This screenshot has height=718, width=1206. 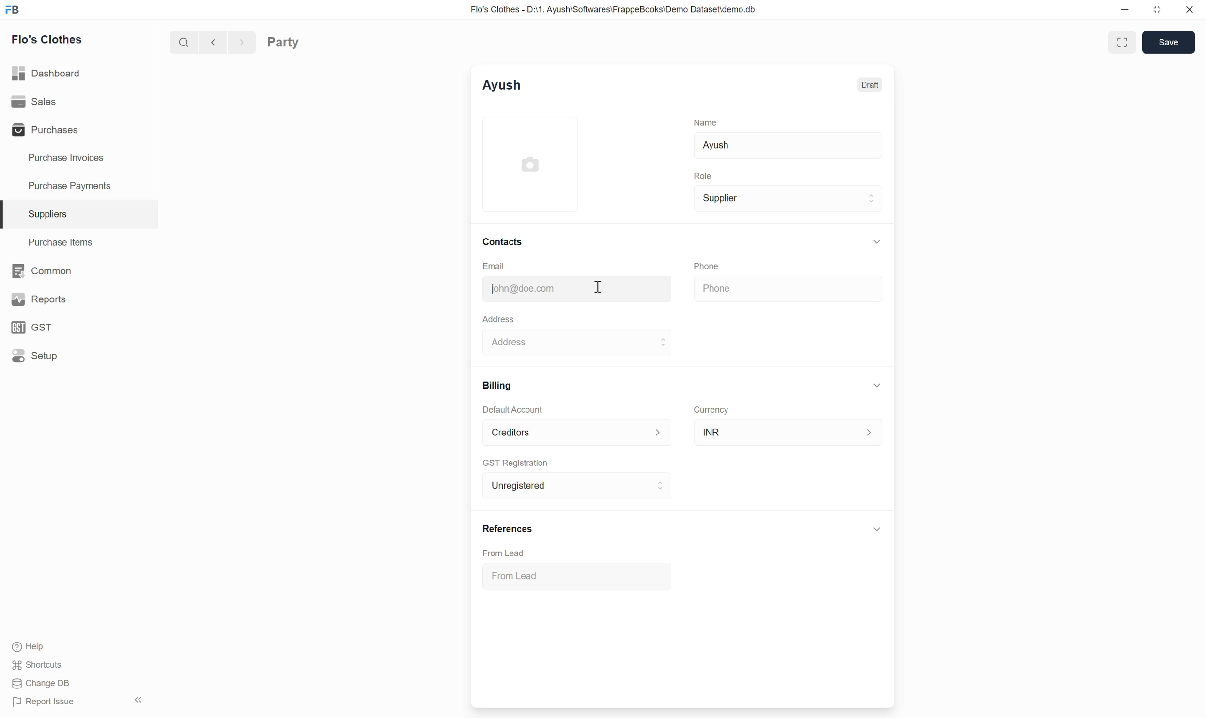 What do you see at coordinates (78, 158) in the screenshot?
I see `Purchase Invoices` at bounding box center [78, 158].